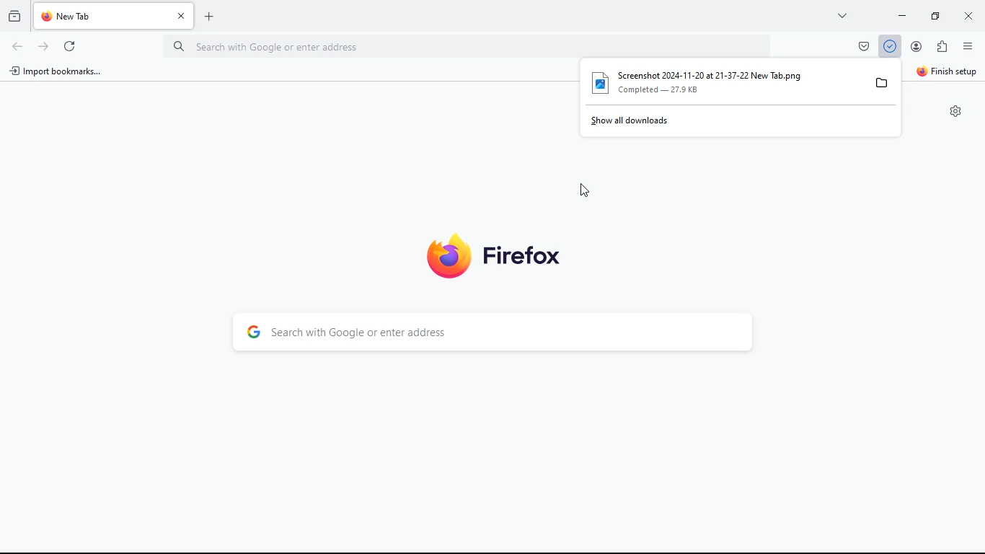 This screenshot has width=985, height=554. I want to click on import bookmarks, so click(60, 72).